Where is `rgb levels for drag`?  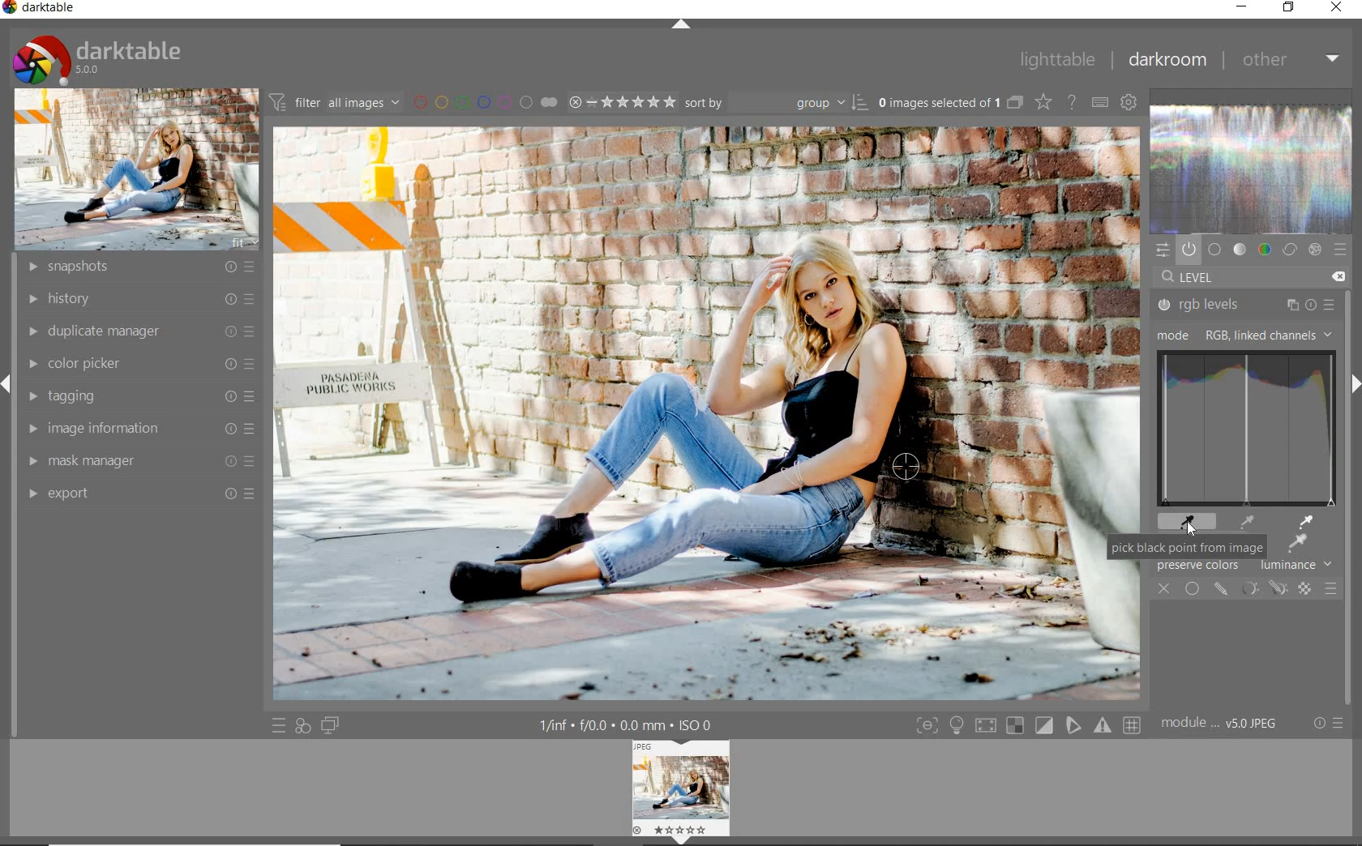 rgb levels for drag is located at coordinates (1246, 429).